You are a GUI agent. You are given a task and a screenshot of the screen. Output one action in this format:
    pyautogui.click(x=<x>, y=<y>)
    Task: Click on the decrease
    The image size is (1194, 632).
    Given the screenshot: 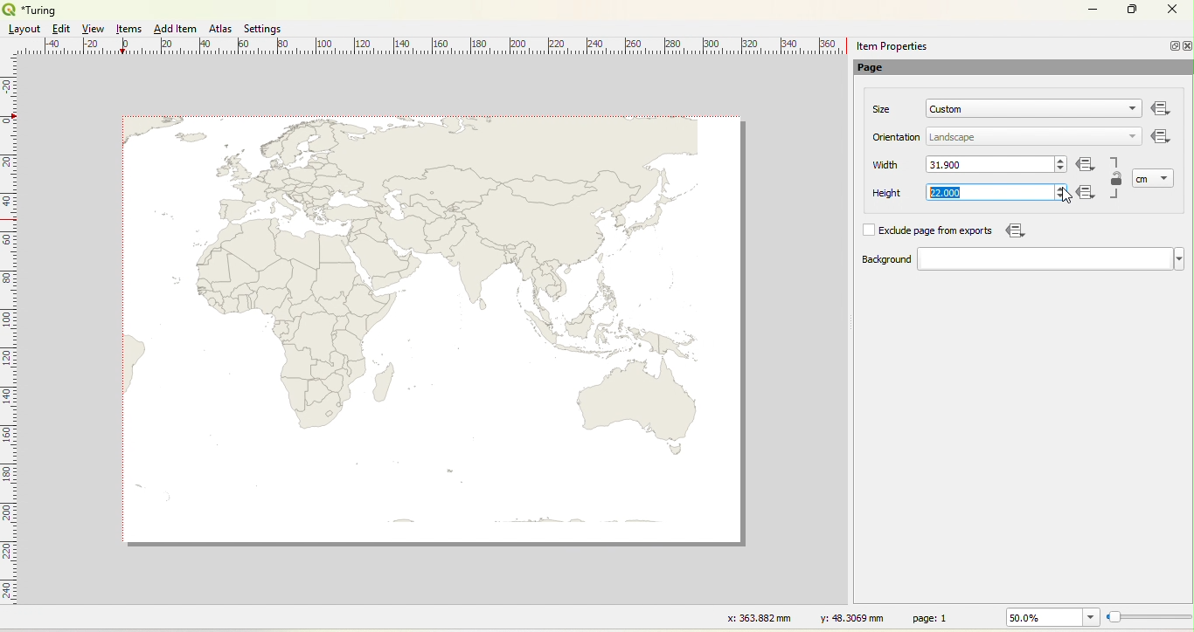 What is the action you would take?
    pyautogui.click(x=1059, y=197)
    